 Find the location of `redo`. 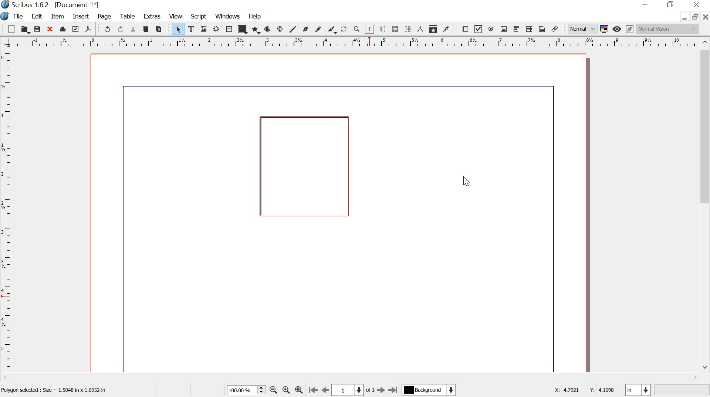

redo is located at coordinates (120, 30).